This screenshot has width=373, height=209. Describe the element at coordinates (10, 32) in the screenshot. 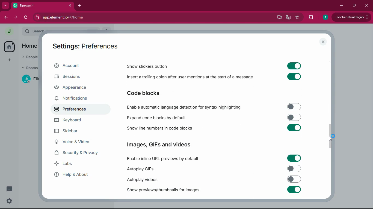

I see `profile picture` at that location.